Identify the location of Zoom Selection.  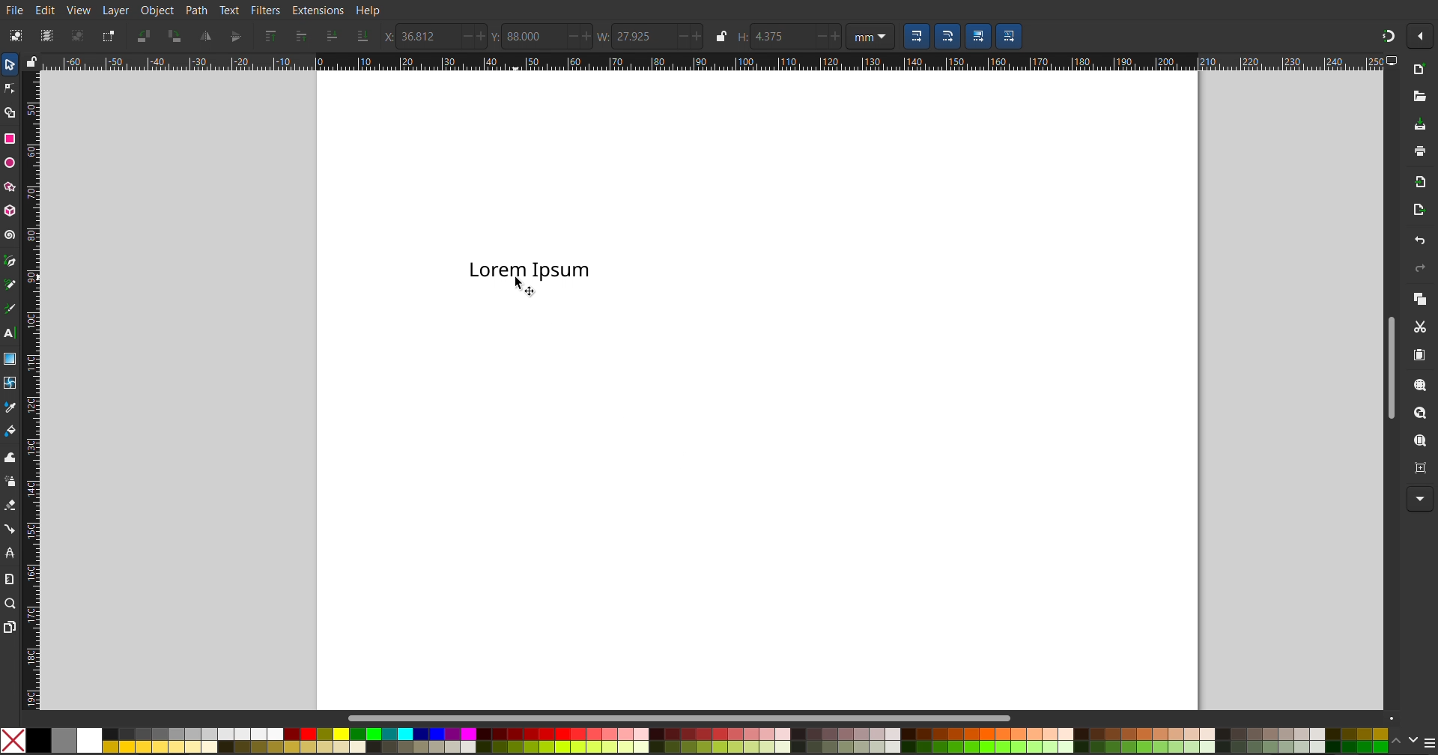
(1415, 384).